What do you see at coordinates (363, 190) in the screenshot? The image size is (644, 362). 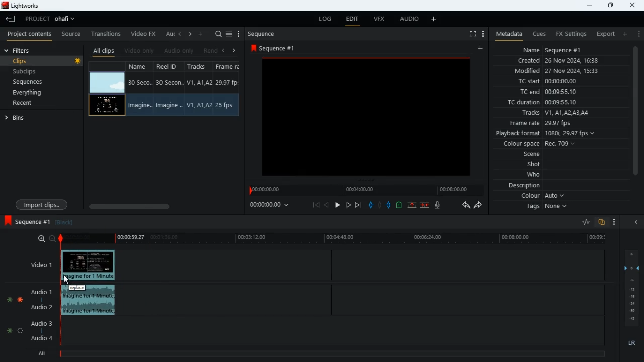 I see `timeline` at bounding box center [363, 190].